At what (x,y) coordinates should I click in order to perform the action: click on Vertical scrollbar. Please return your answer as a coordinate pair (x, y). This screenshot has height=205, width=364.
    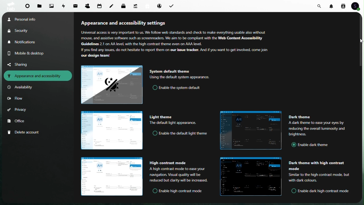
    Looking at the image, I should click on (362, 39).